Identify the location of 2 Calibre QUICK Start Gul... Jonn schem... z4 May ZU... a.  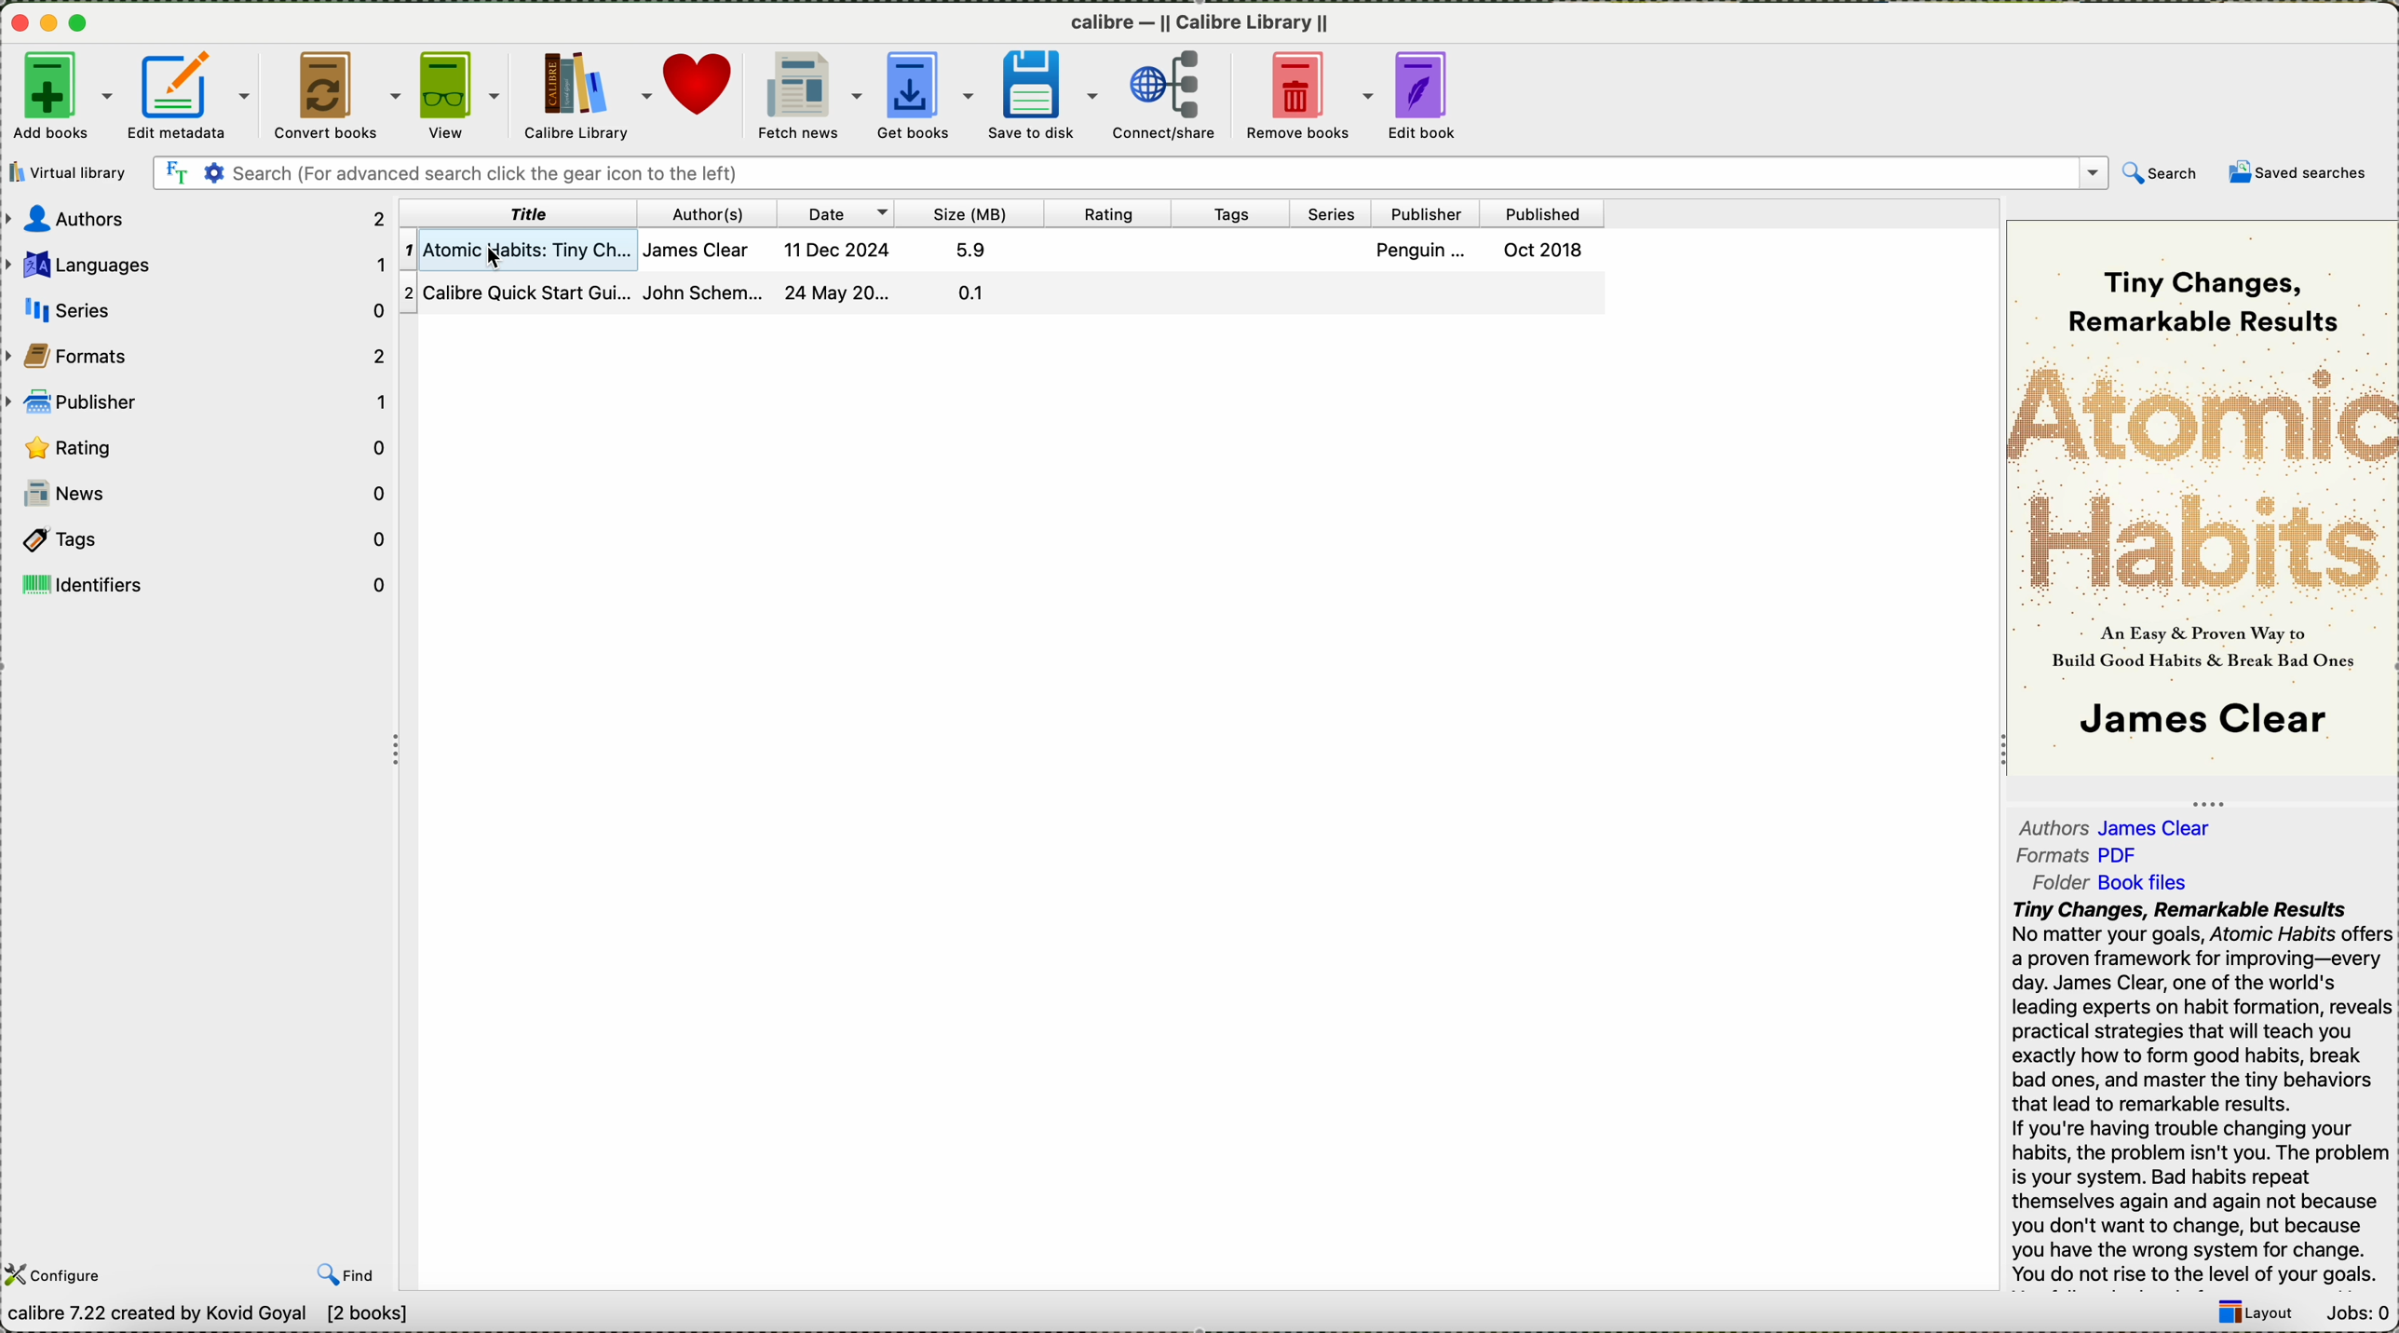
(1011, 299).